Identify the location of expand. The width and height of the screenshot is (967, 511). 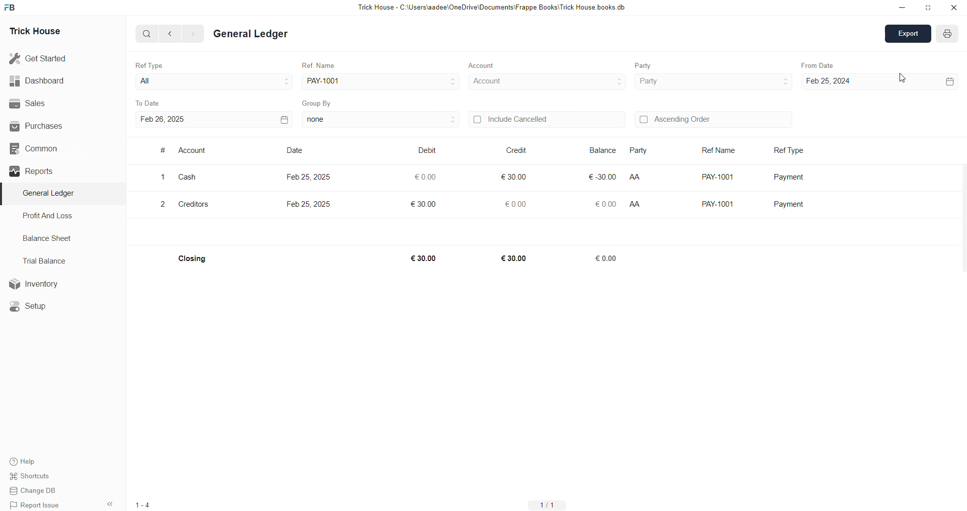
(905, 34).